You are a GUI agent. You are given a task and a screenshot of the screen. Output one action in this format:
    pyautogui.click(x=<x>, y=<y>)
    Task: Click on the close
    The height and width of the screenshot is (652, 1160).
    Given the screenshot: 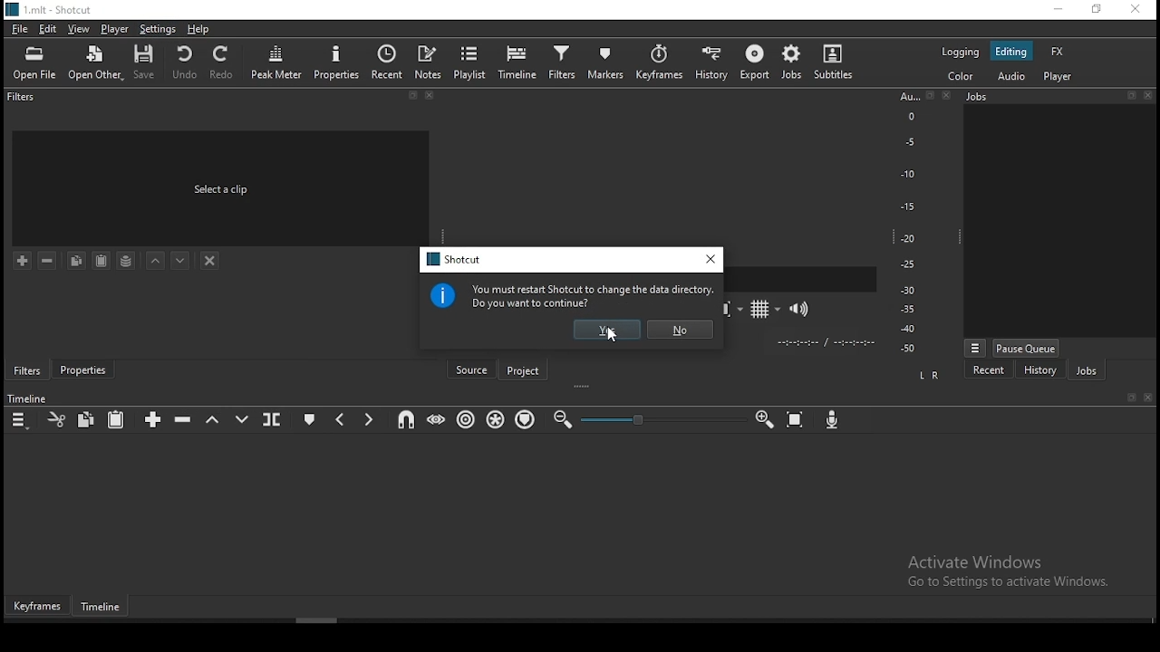 What is the action you would take?
    pyautogui.click(x=951, y=96)
    